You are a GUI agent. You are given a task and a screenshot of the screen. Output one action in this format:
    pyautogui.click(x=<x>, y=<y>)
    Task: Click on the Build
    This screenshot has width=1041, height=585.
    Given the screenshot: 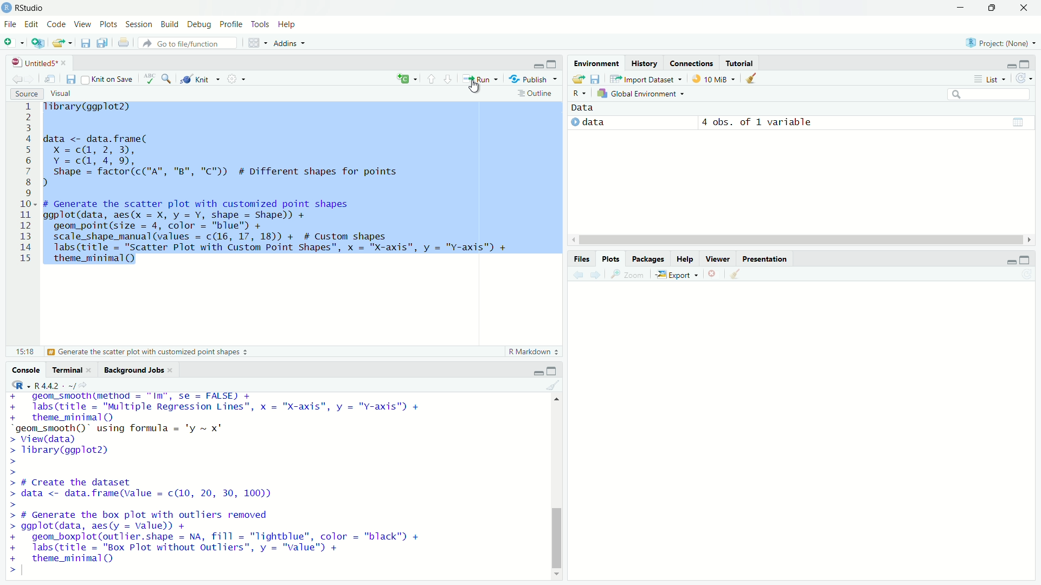 What is the action you would take?
    pyautogui.click(x=169, y=24)
    